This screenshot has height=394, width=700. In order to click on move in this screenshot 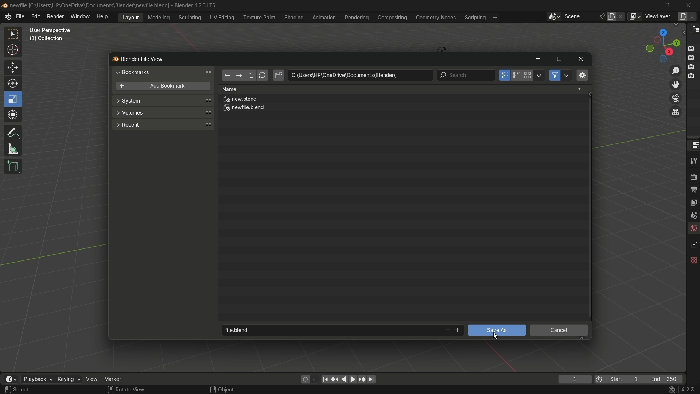, I will do `click(12, 67)`.